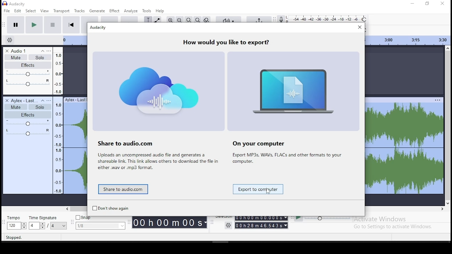 This screenshot has width=452, height=254. Describe the element at coordinates (7, 50) in the screenshot. I see `delete track` at that location.